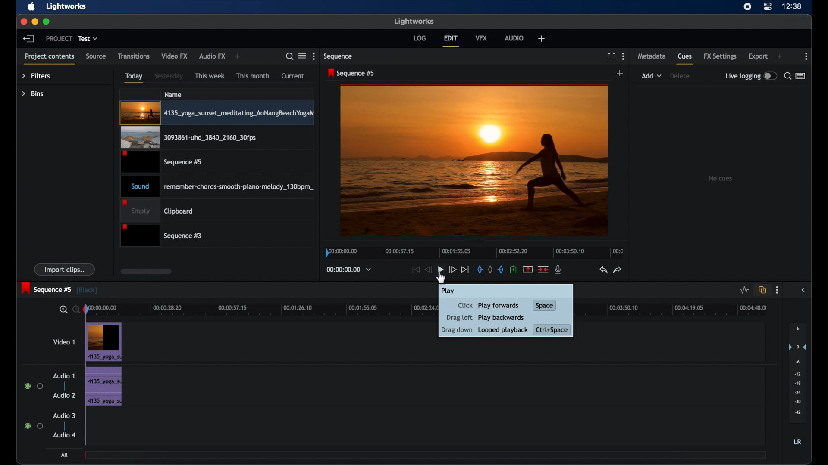  What do you see at coordinates (175, 56) in the screenshot?
I see `video fx` at bounding box center [175, 56].